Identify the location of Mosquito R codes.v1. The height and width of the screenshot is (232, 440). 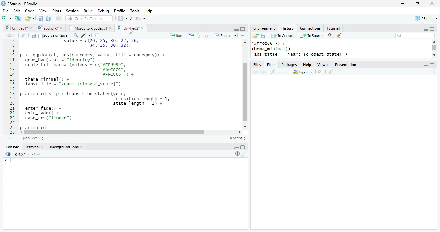
(88, 28).